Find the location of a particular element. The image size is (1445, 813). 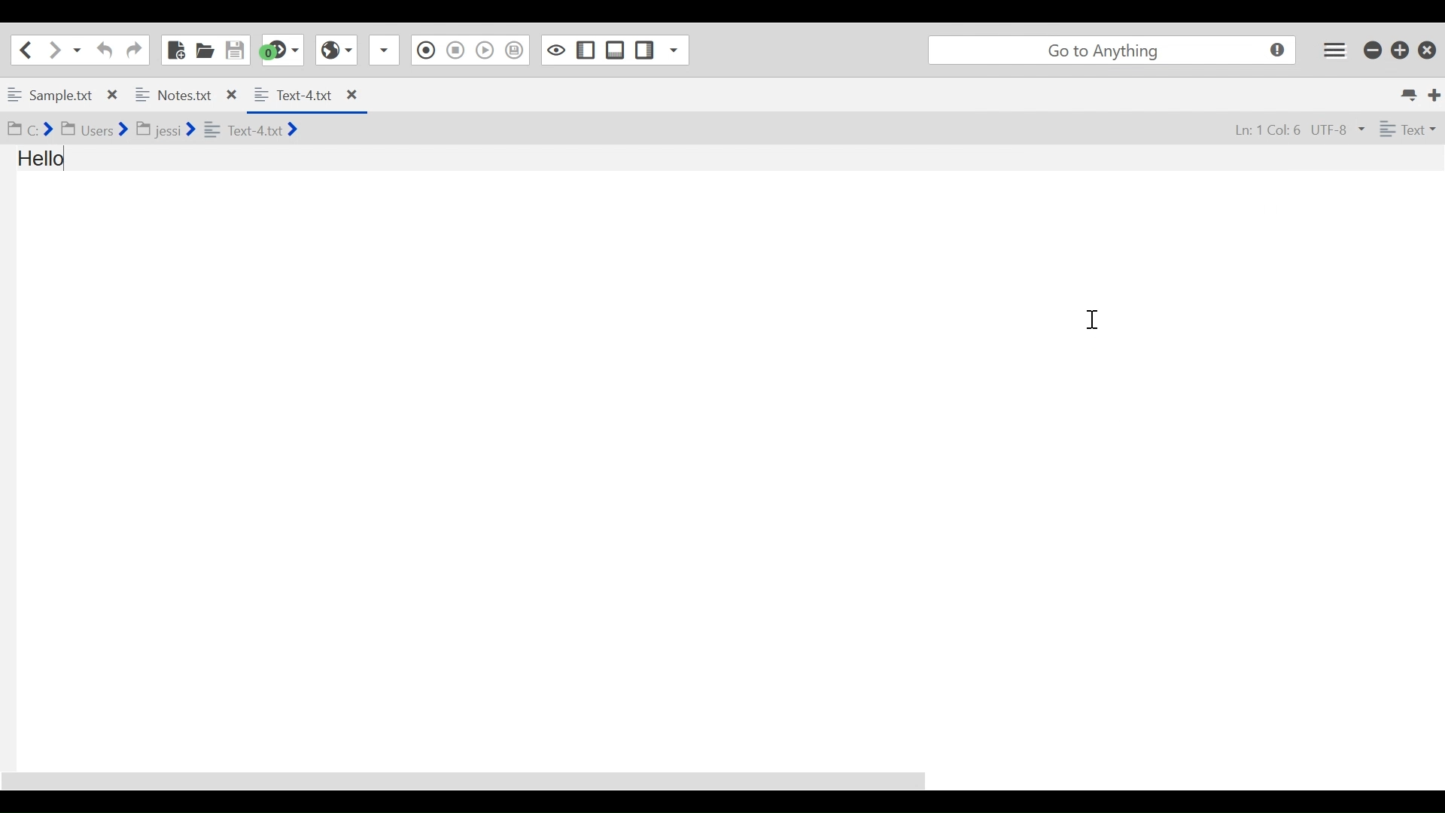

Save to Toolbox as Superscript is located at coordinates (513, 51).